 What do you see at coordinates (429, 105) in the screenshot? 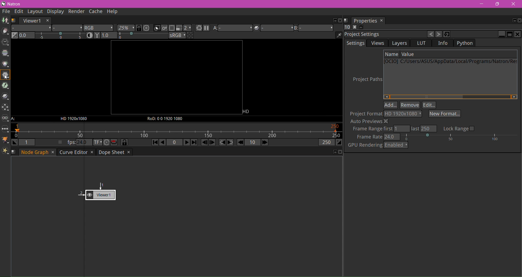
I see `Edit` at bounding box center [429, 105].